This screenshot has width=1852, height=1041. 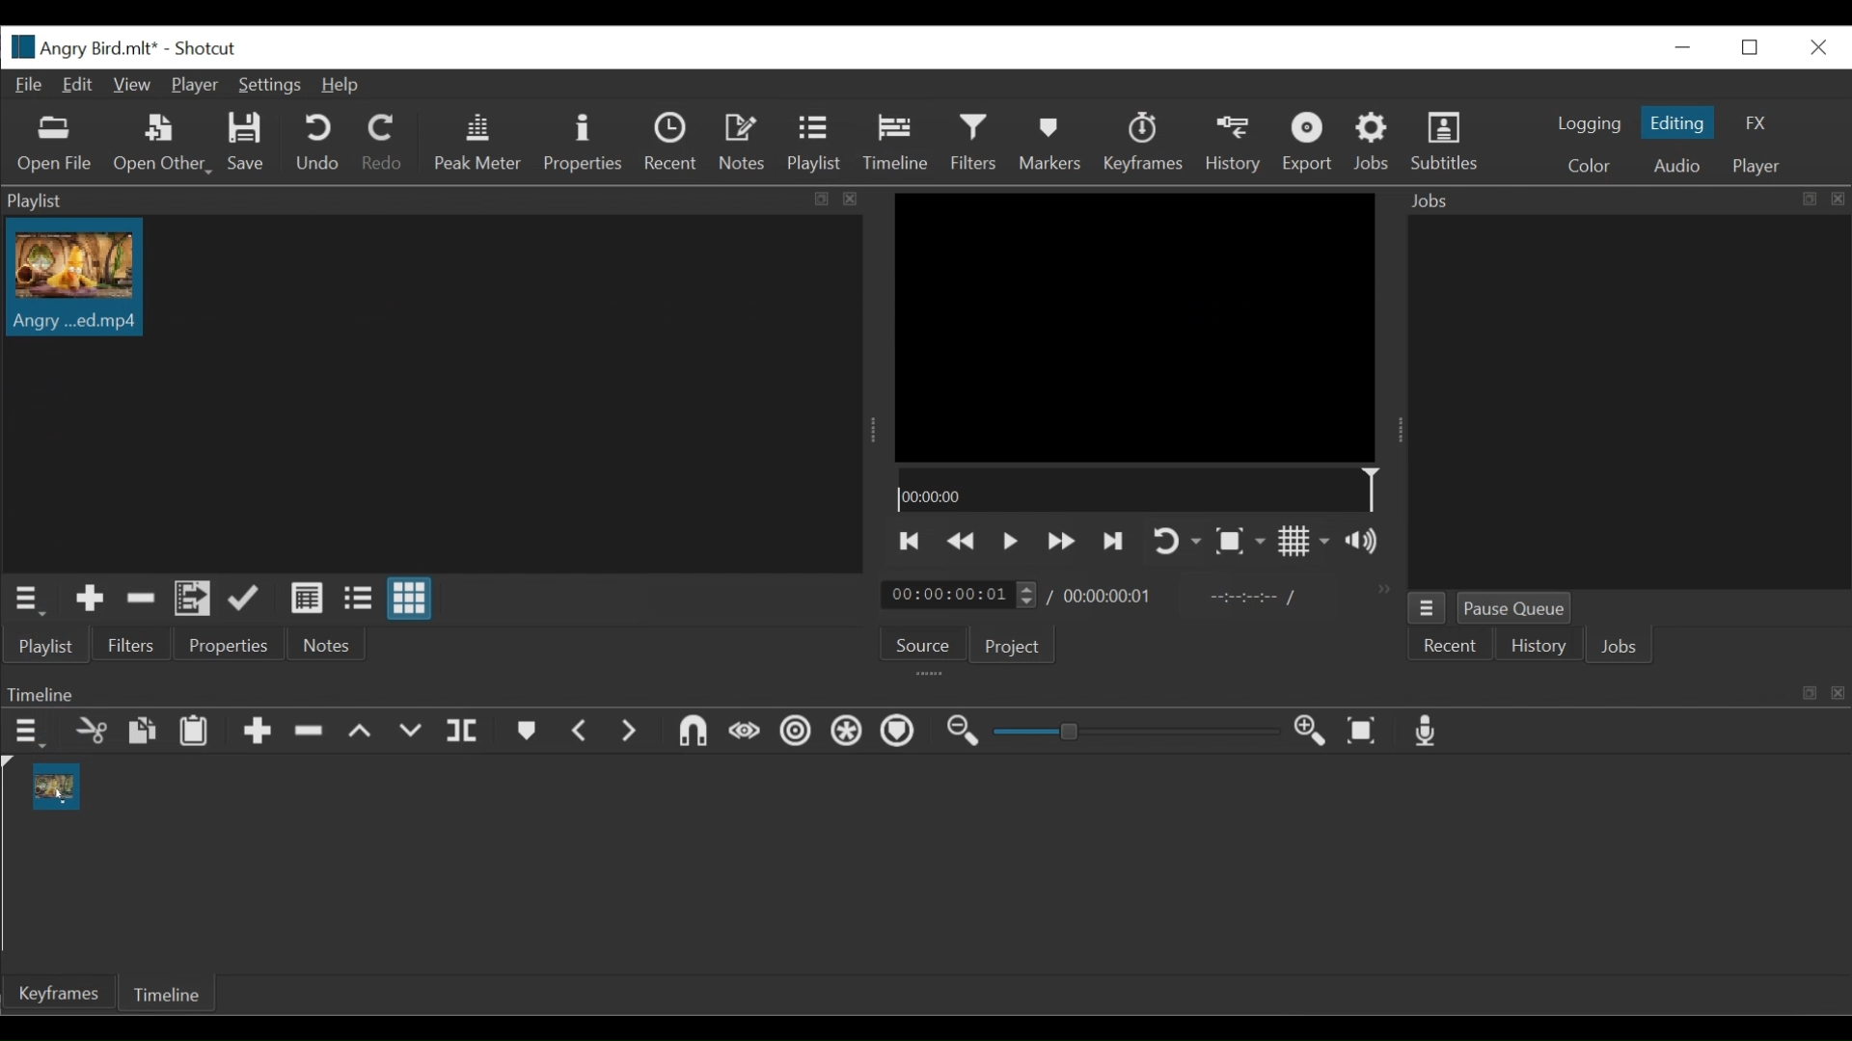 What do you see at coordinates (55, 787) in the screenshot?
I see `clip` at bounding box center [55, 787].